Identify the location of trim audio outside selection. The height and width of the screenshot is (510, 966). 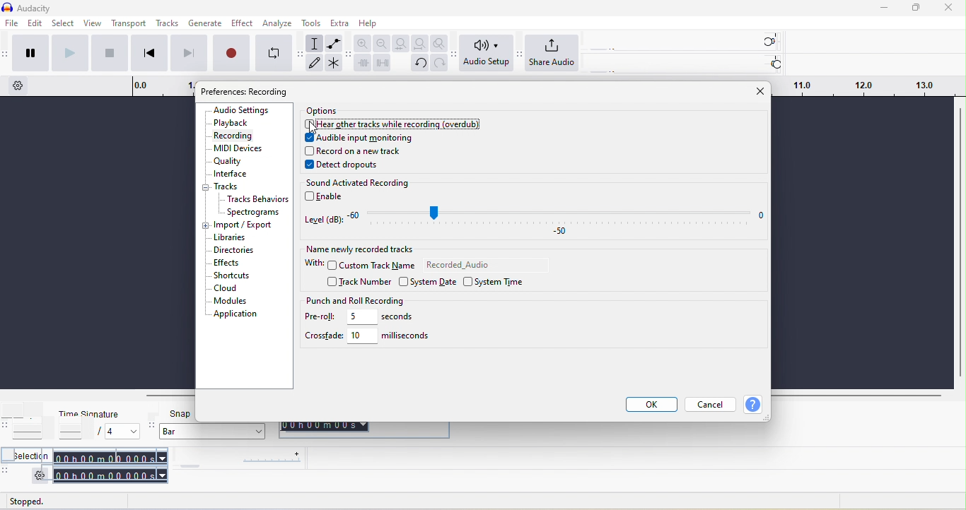
(363, 64).